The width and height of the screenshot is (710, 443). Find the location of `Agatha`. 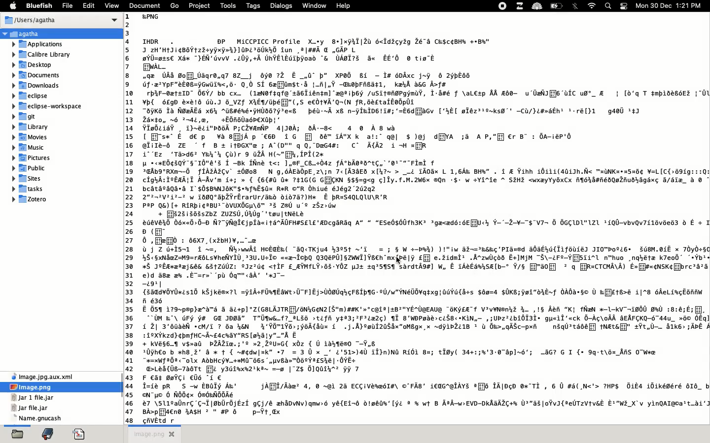

Agatha is located at coordinates (24, 33).